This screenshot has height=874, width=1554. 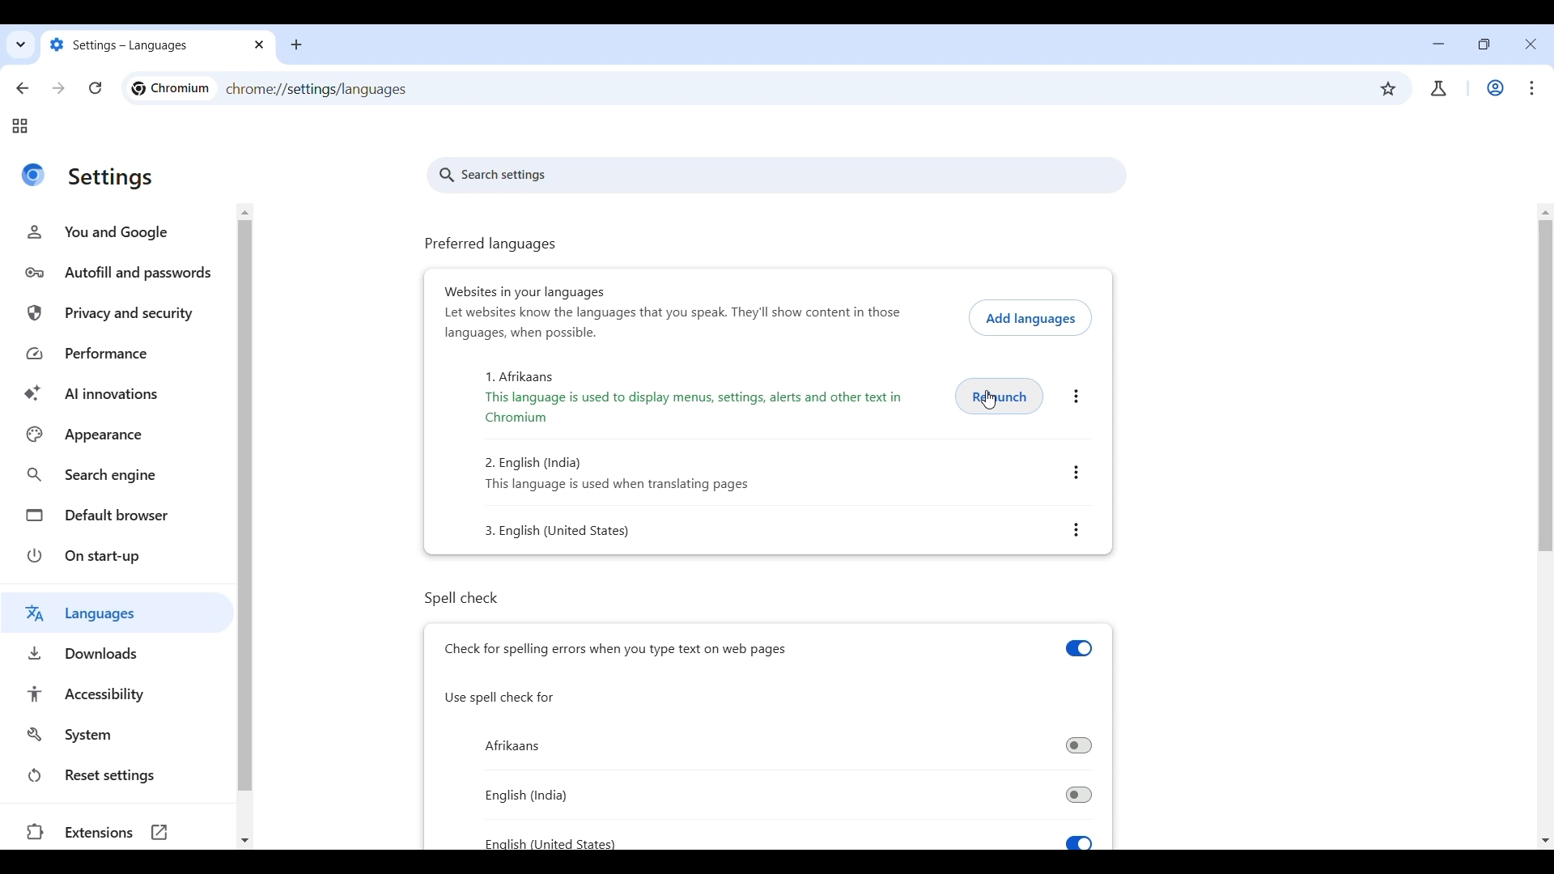 I want to click on Relaunch browser to see translation in Afrikaans, so click(x=1000, y=394).